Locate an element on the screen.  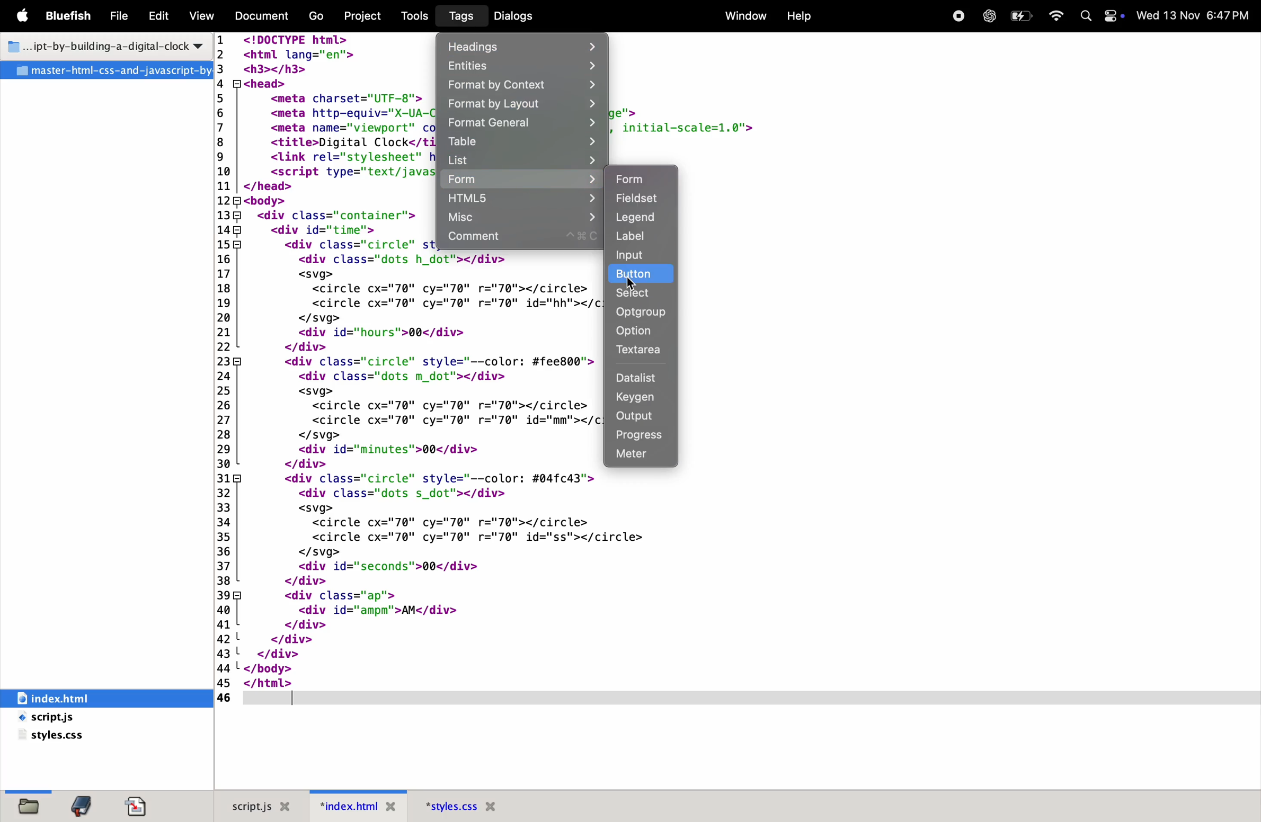
View is located at coordinates (202, 15).